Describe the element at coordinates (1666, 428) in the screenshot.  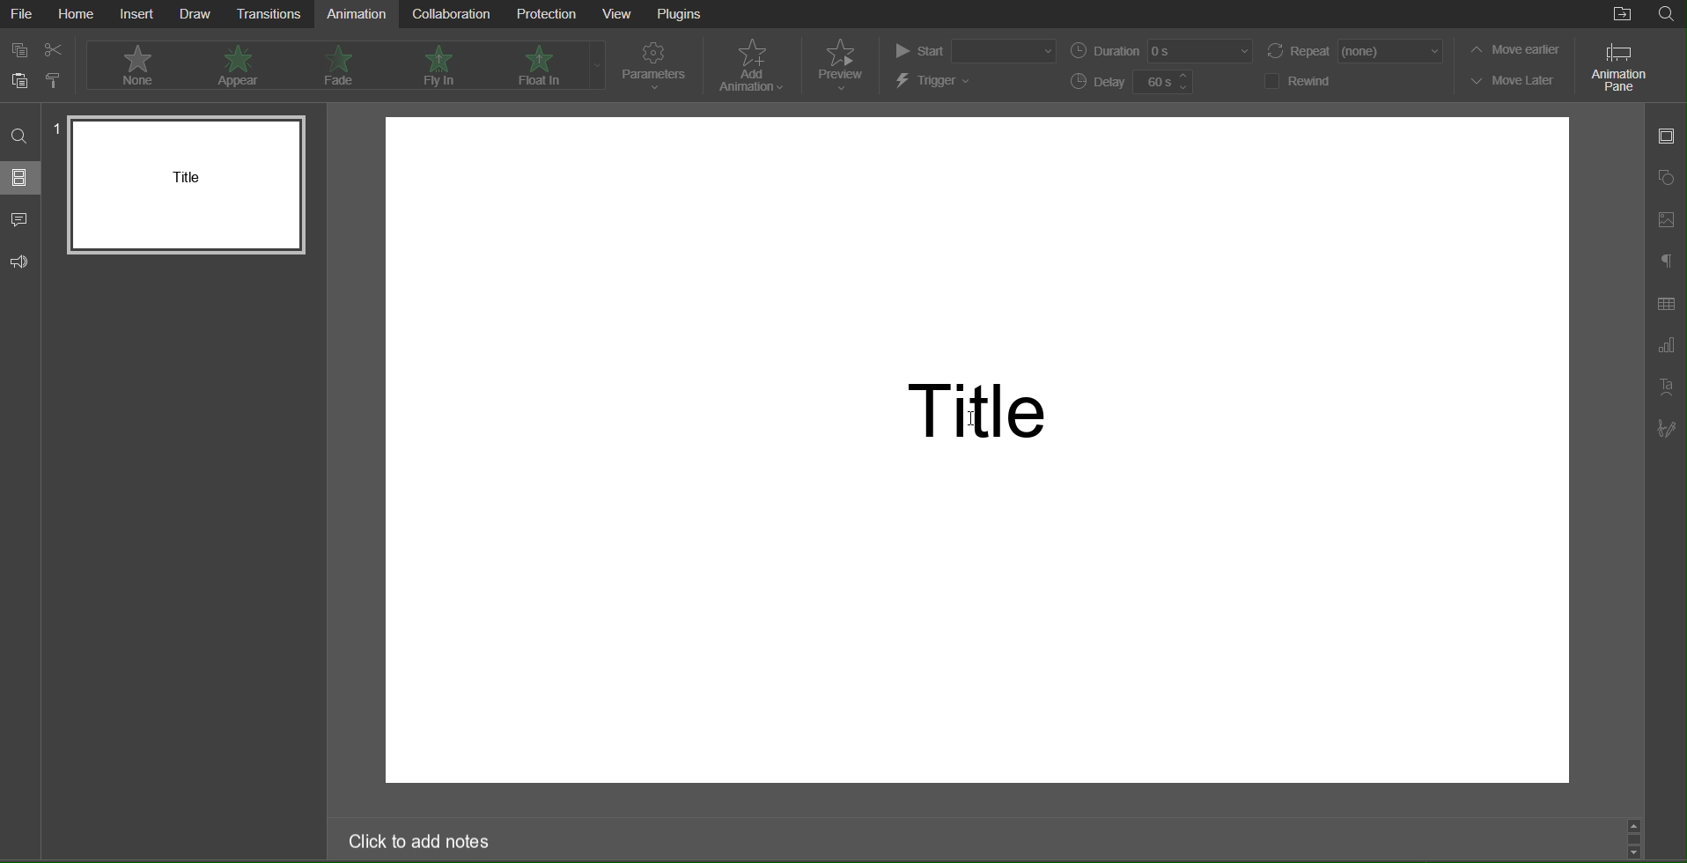
I see `Signature` at that location.